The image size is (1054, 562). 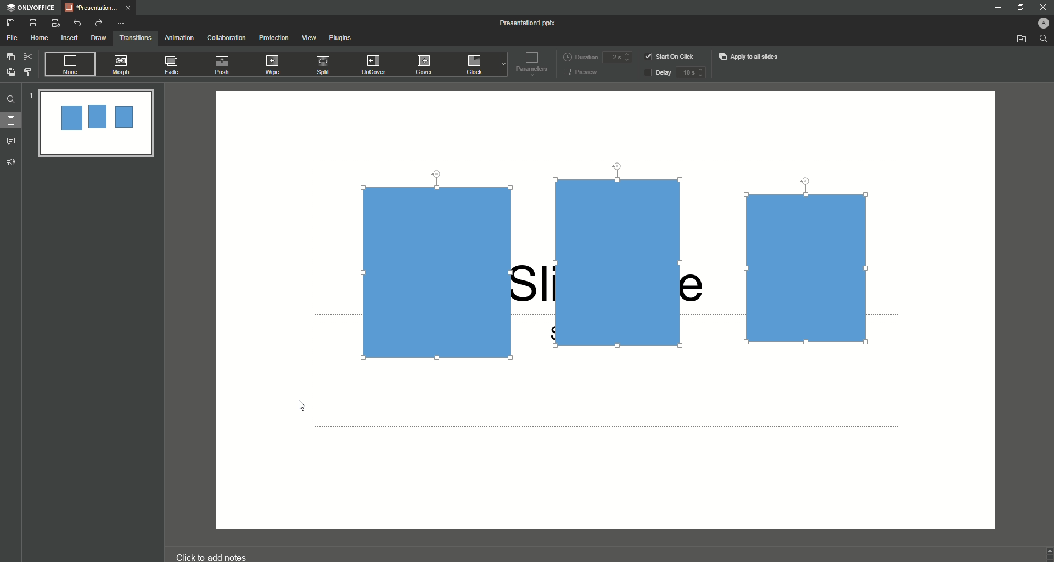 What do you see at coordinates (274, 38) in the screenshot?
I see `Protection` at bounding box center [274, 38].